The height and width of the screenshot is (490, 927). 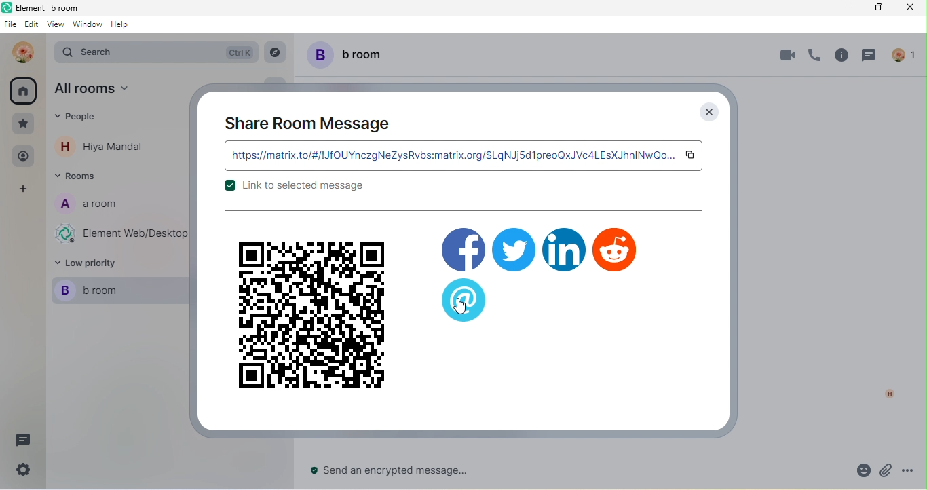 I want to click on copy link, so click(x=691, y=155).